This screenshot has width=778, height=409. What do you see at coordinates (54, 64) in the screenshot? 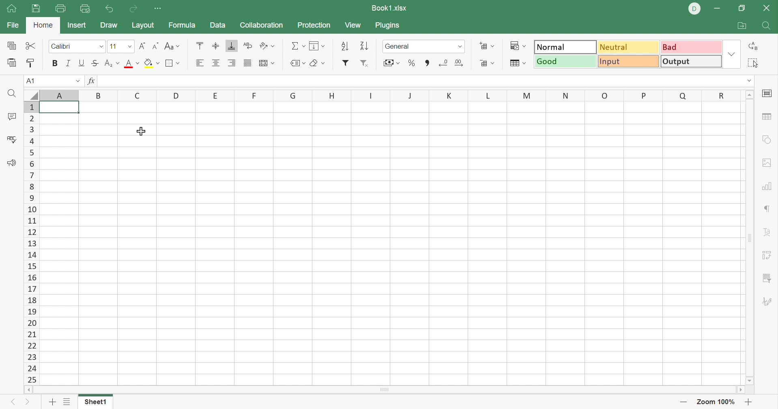
I see `Bold` at bounding box center [54, 64].